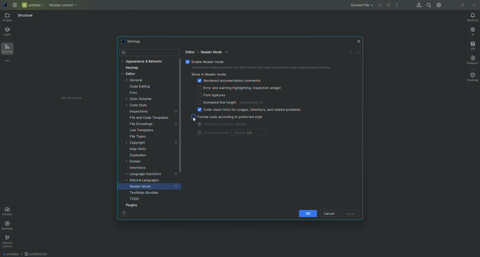  What do you see at coordinates (132, 205) in the screenshot?
I see `Plugins` at bounding box center [132, 205].